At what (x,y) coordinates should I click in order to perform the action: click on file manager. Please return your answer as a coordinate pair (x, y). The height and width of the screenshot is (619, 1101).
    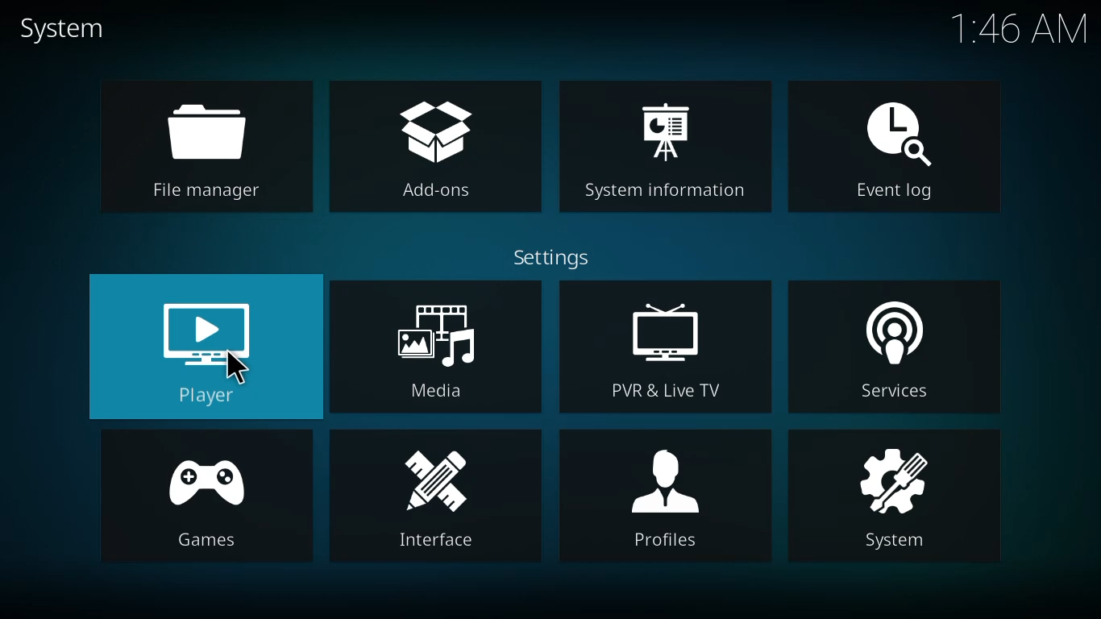
    Looking at the image, I should click on (201, 149).